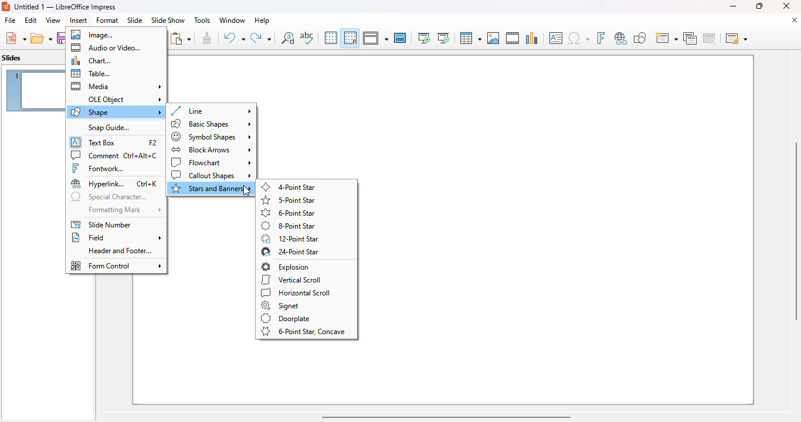  Describe the element at coordinates (234, 38) in the screenshot. I see `undo` at that location.